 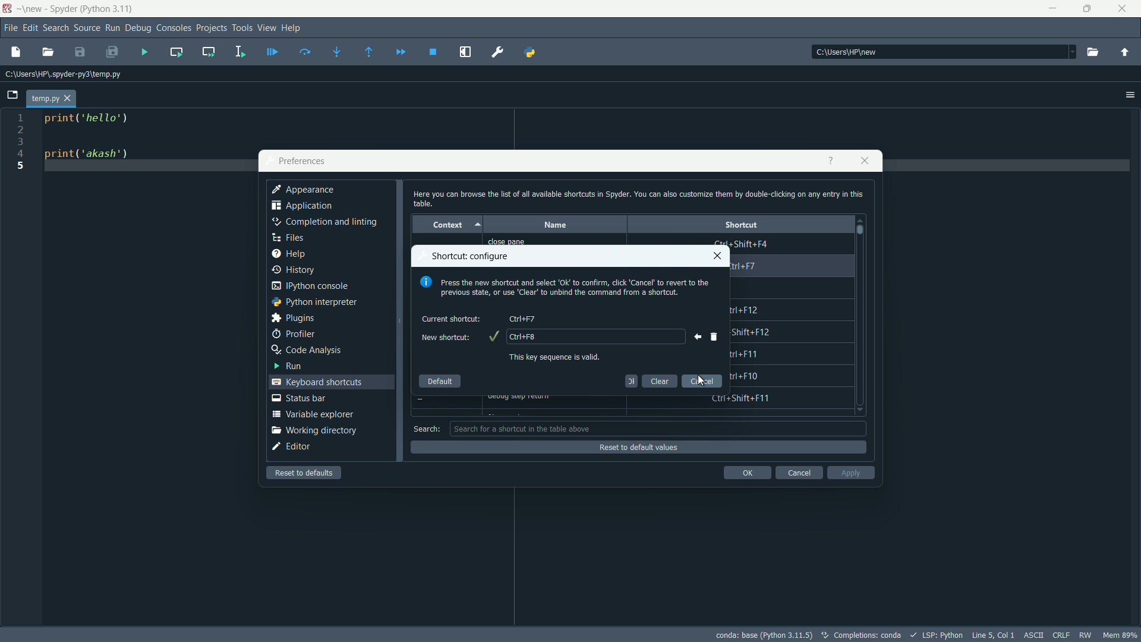 What do you see at coordinates (51, 99) in the screenshot?
I see `file tab` at bounding box center [51, 99].